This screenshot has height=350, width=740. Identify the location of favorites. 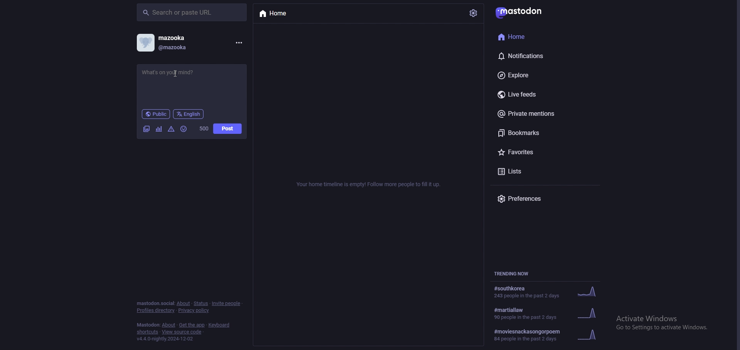
(537, 152).